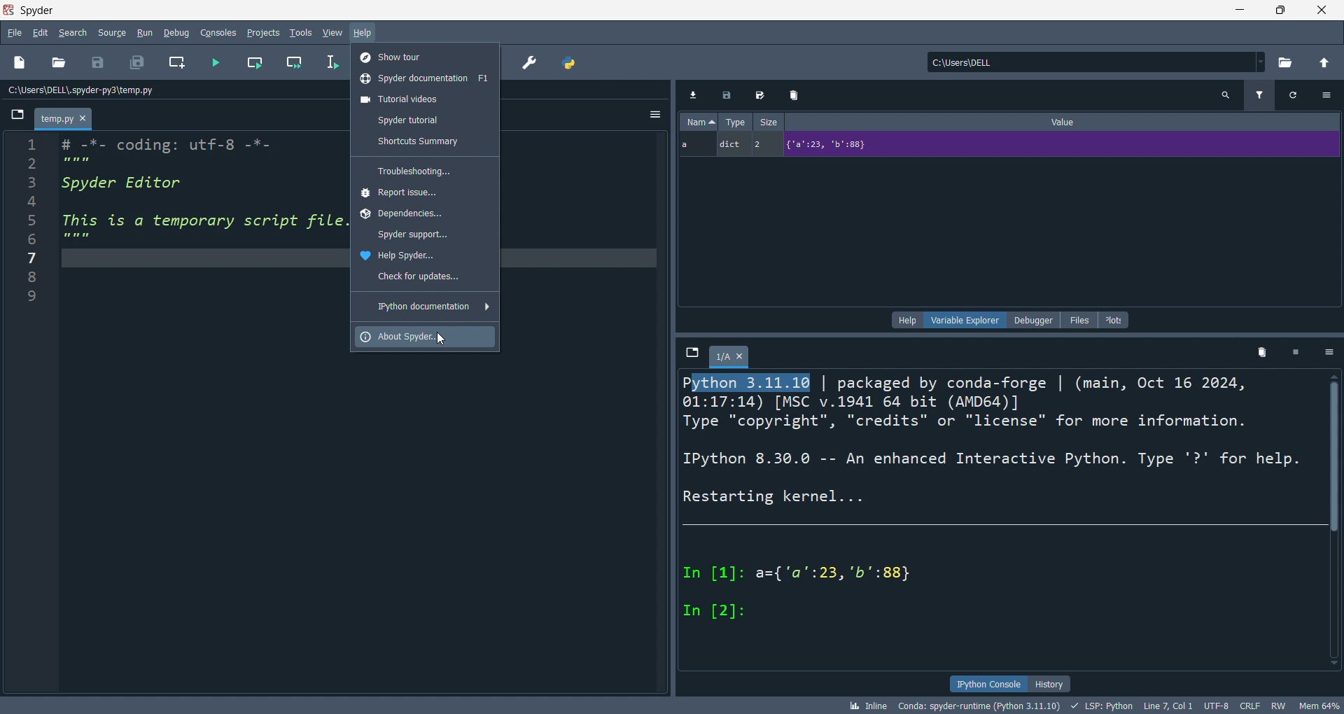 This screenshot has height=714, width=1344. What do you see at coordinates (1326, 95) in the screenshot?
I see `Settings` at bounding box center [1326, 95].